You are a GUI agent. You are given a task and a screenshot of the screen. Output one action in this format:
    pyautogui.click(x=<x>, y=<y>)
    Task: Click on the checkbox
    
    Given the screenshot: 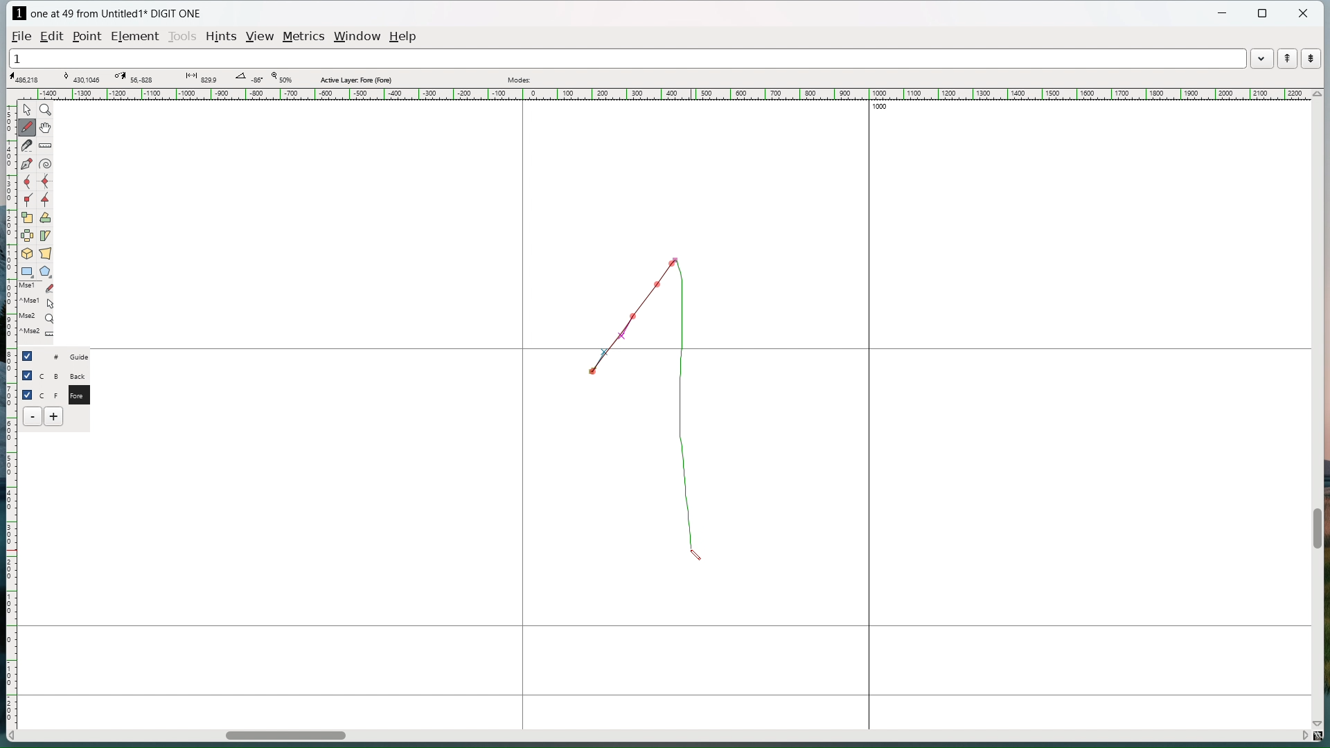 What is the action you would take?
    pyautogui.click(x=27, y=375)
    